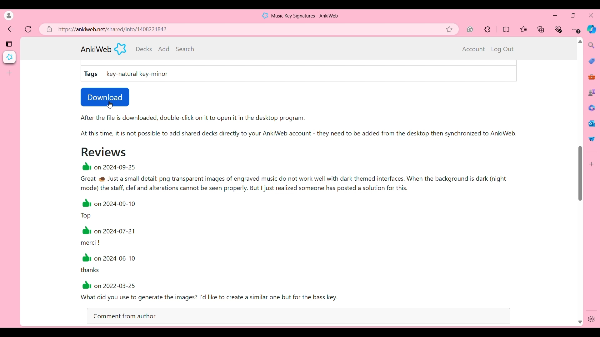 The image size is (600, 337). Describe the element at coordinates (474, 49) in the screenshot. I see `Account` at that location.